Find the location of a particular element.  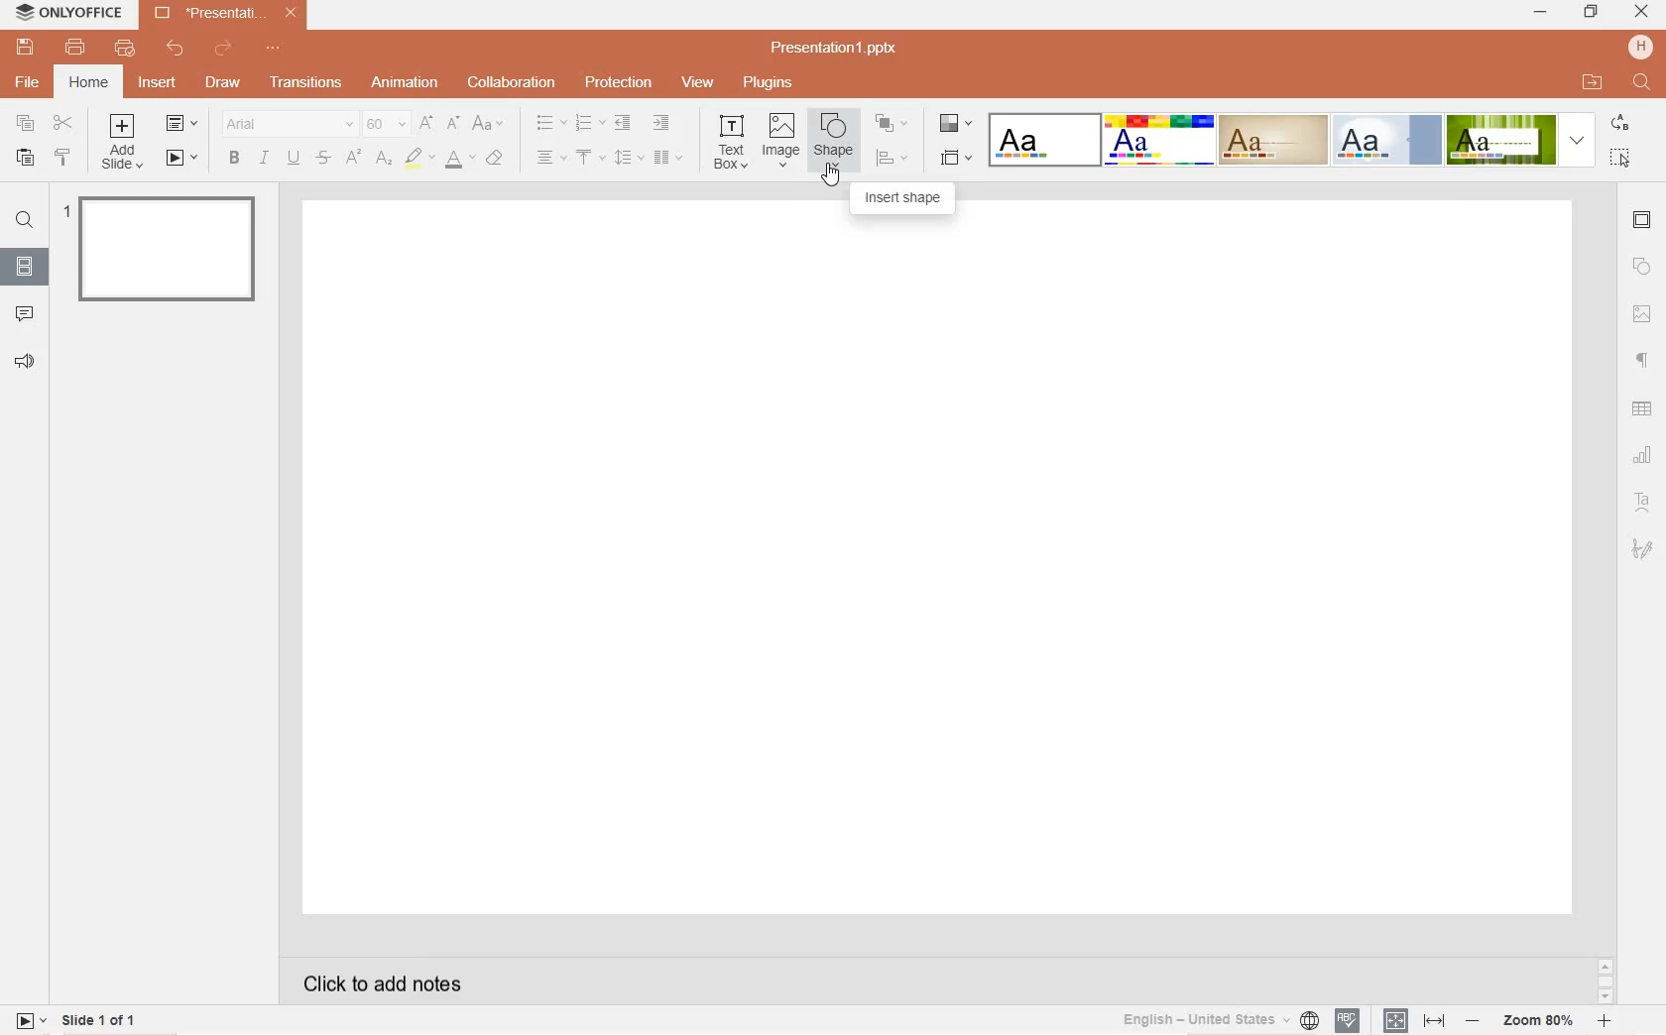

signature is located at coordinates (1643, 548).